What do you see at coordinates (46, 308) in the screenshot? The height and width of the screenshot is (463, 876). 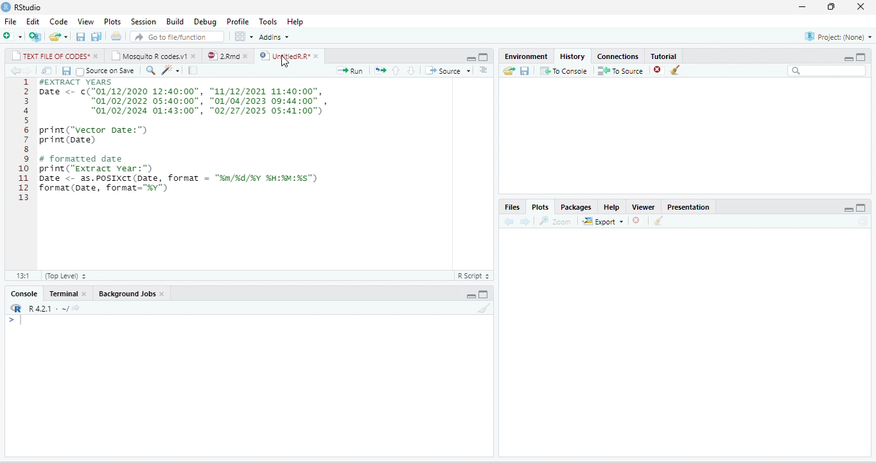 I see `R 4.2.1 .~/` at bounding box center [46, 308].